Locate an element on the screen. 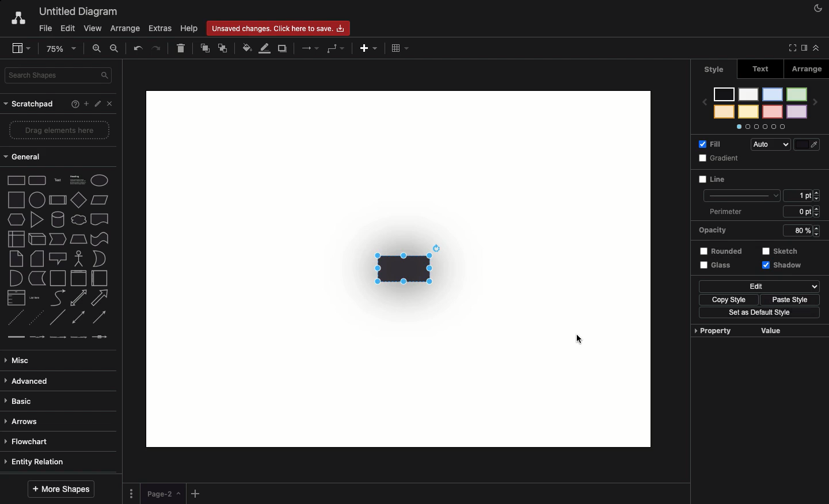 Image resolution: width=829 pixels, height=504 pixels. Add is located at coordinates (370, 49).